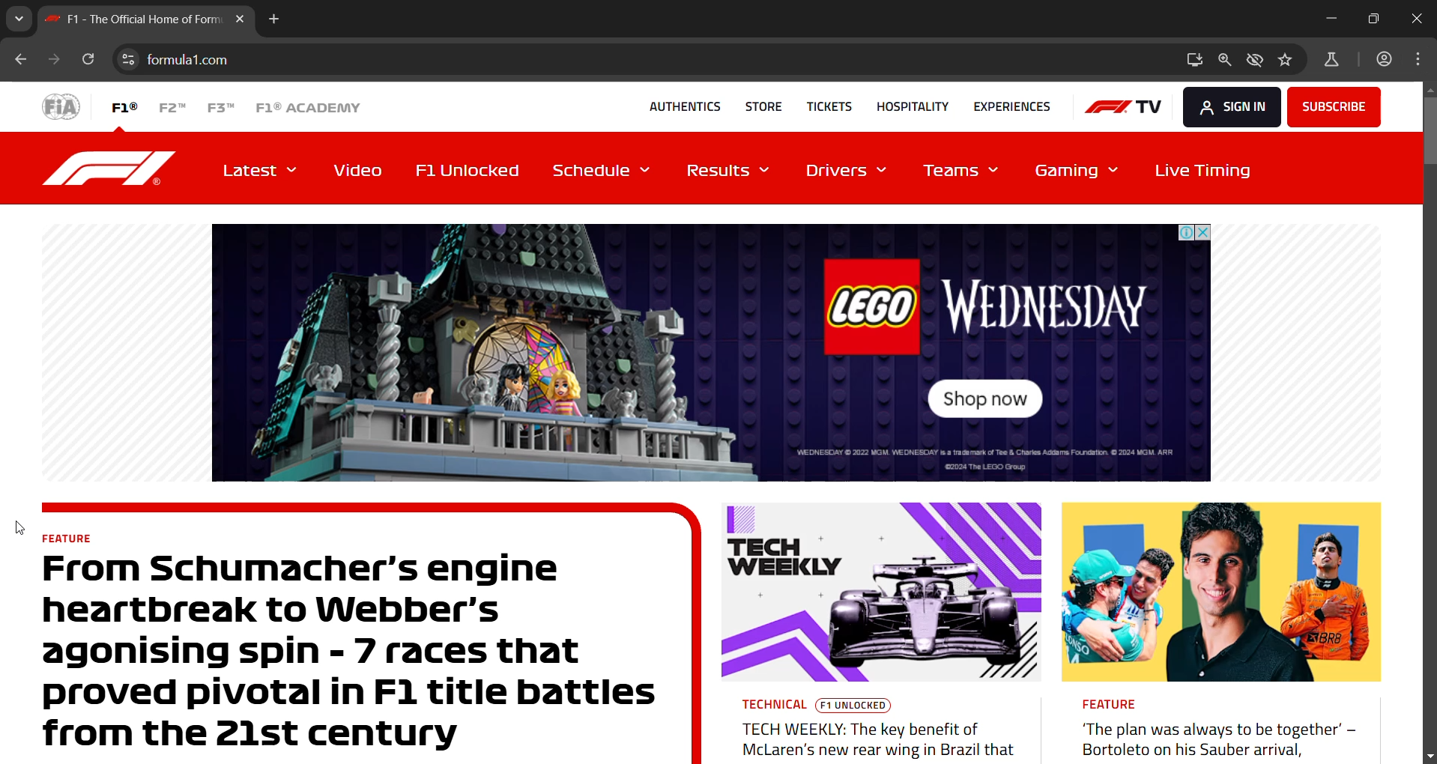  Describe the element at coordinates (684, 106) in the screenshot. I see `AUTHENTICS` at that location.